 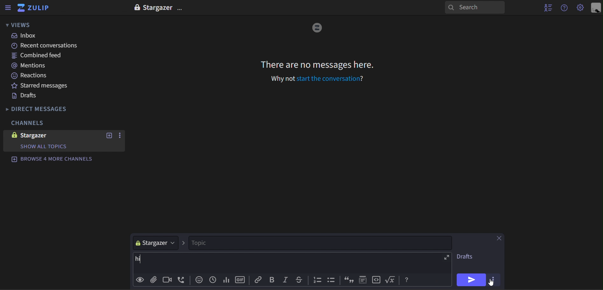 What do you see at coordinates (35, 108) in the screenshot?
I see `direct messages` at bounding box center [35, 108].